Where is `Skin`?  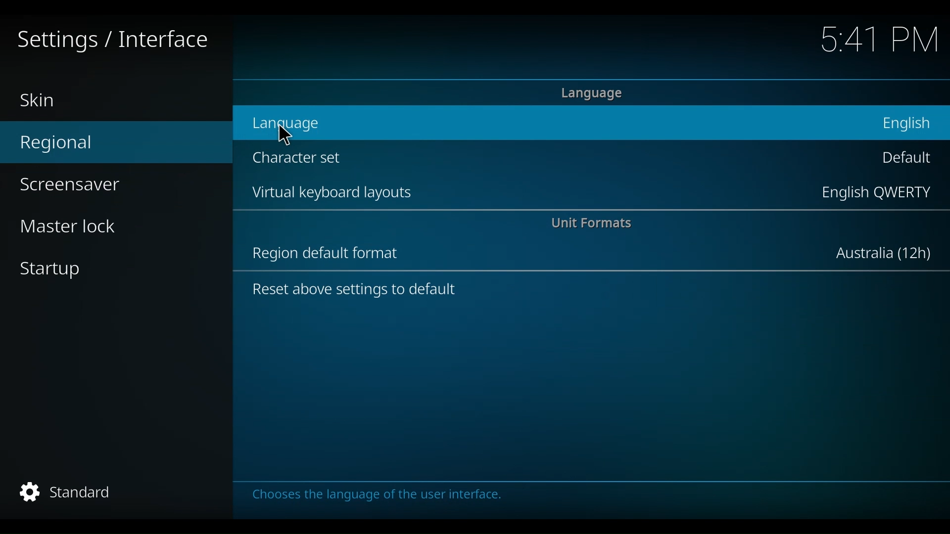 Skin is located at coordinates (43, 100).